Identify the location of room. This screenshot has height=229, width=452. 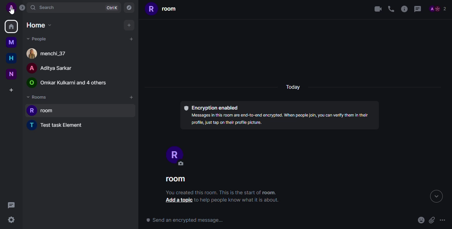
(177, 180).